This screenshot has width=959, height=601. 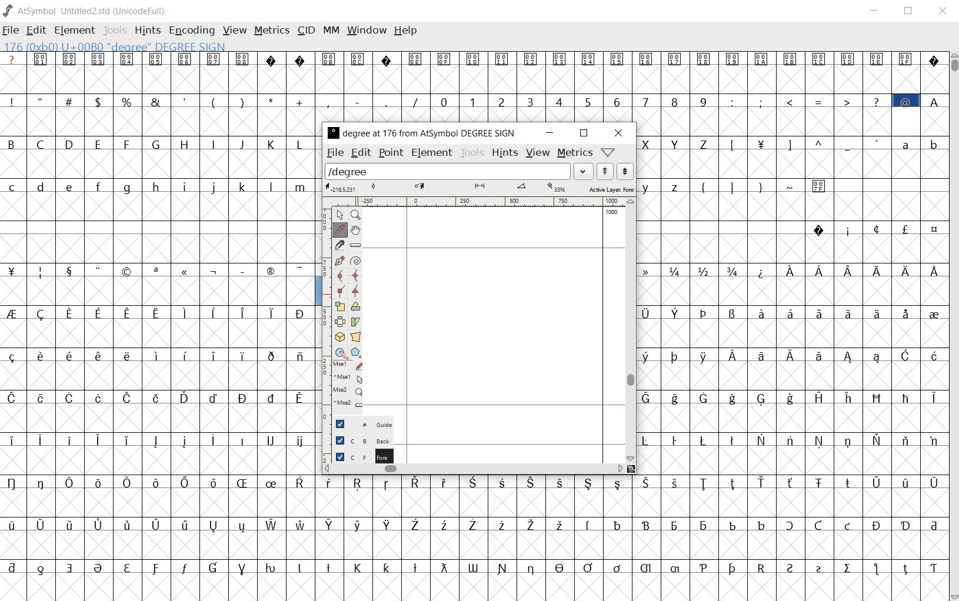 I want to click on , so click(x=790, y=460).